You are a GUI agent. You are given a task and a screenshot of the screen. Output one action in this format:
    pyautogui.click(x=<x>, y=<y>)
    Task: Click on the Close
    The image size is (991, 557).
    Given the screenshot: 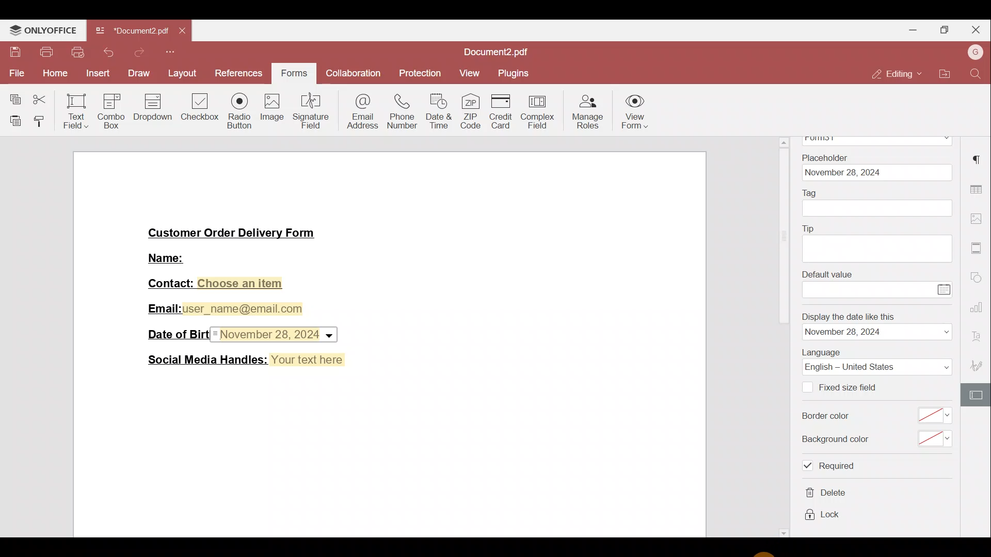 What is the action you would take?
    pyautogui.click(x=976, y=30)
    